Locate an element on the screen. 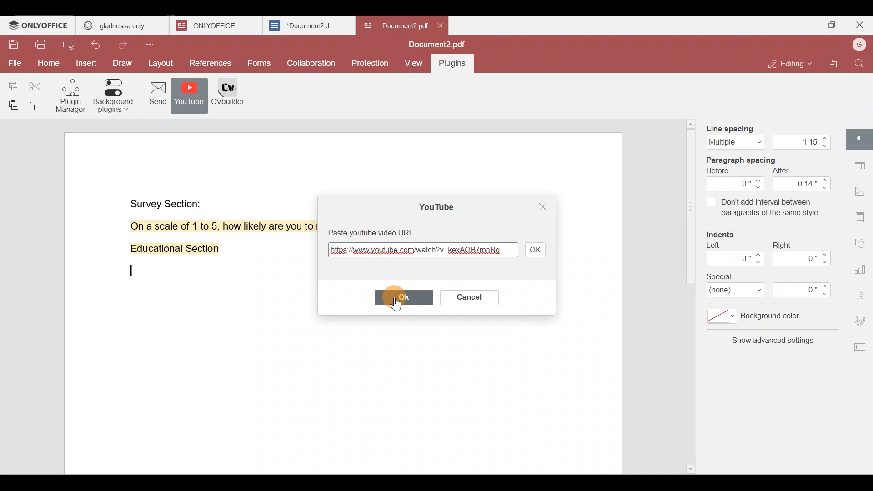 The image size is (873, 491). plugins is located at coordinates (457, 65).